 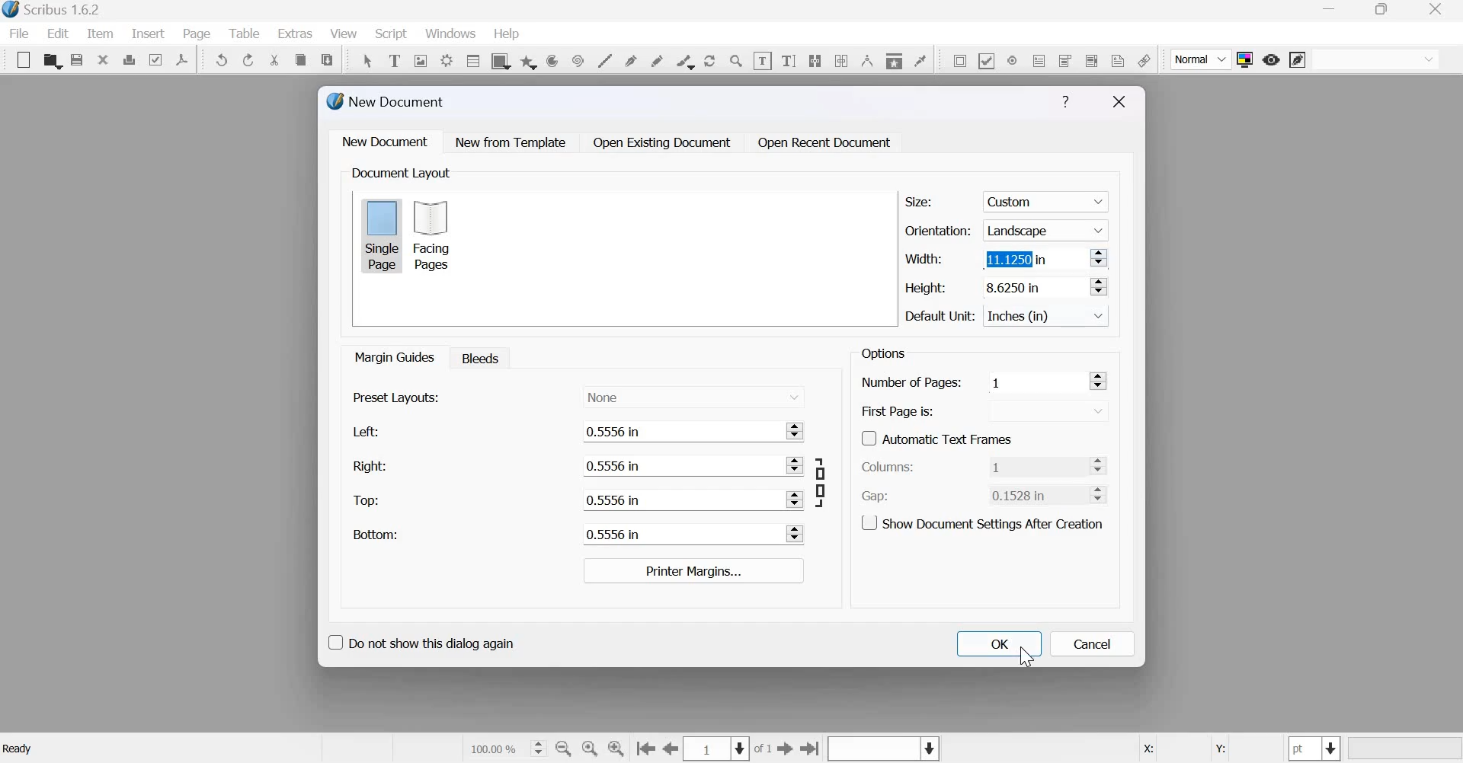 What do you see at coordinates (796, 465) in the screenshot?
I see `Increase and Decrease` at bounding box center [796, 465].